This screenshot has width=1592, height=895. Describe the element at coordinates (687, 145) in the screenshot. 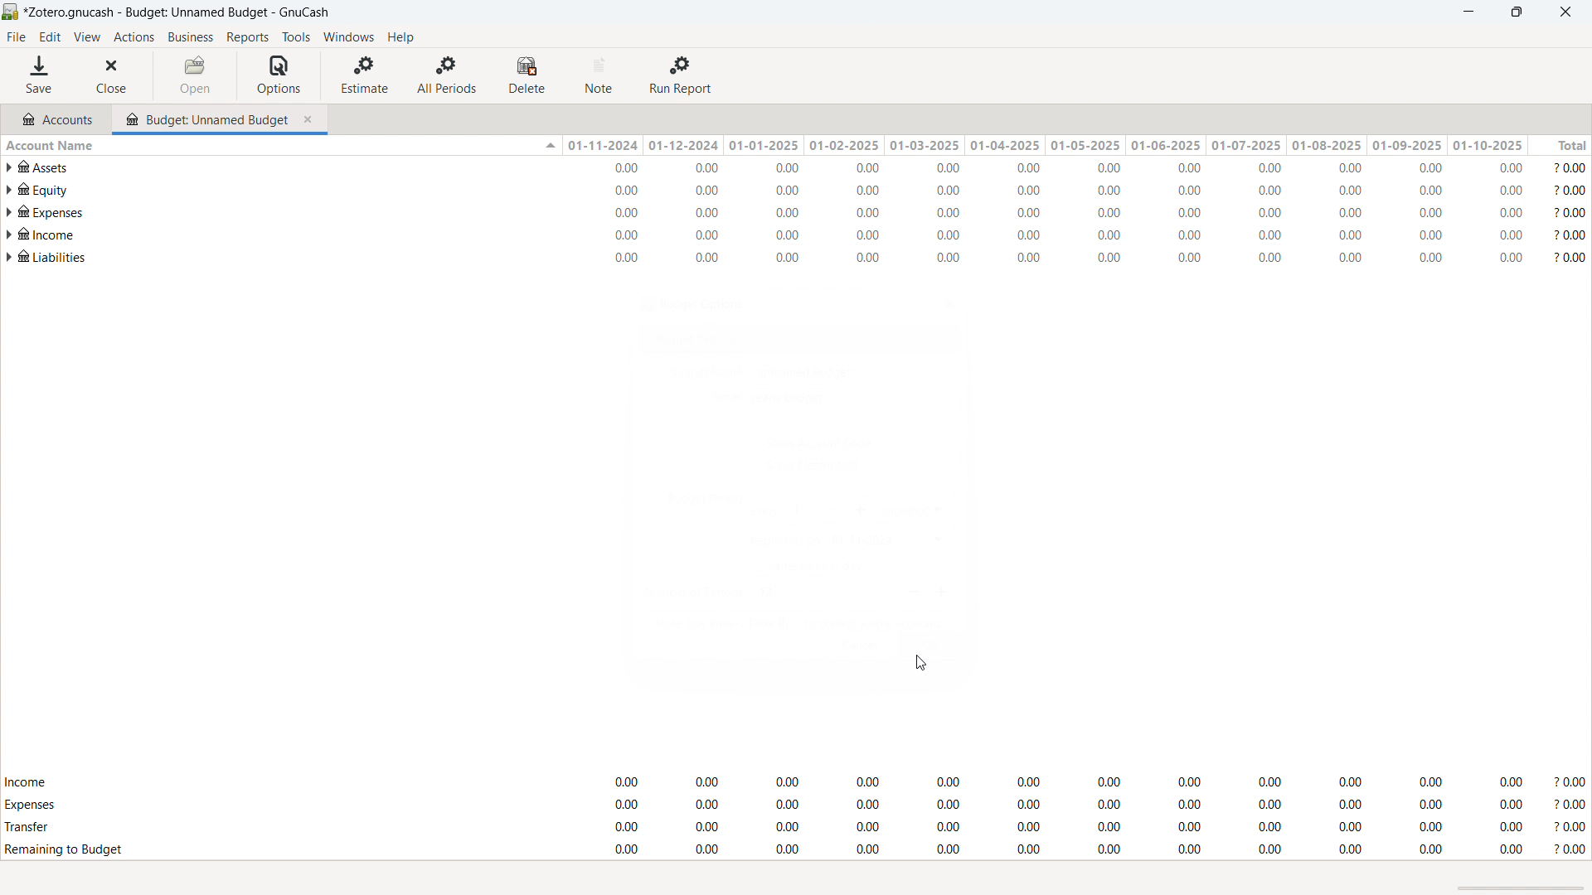

I see `01-12-2024` at that location.